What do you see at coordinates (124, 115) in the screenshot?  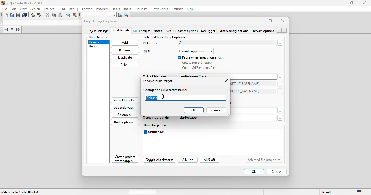 I see `re order` at bounding box center [124, 115].